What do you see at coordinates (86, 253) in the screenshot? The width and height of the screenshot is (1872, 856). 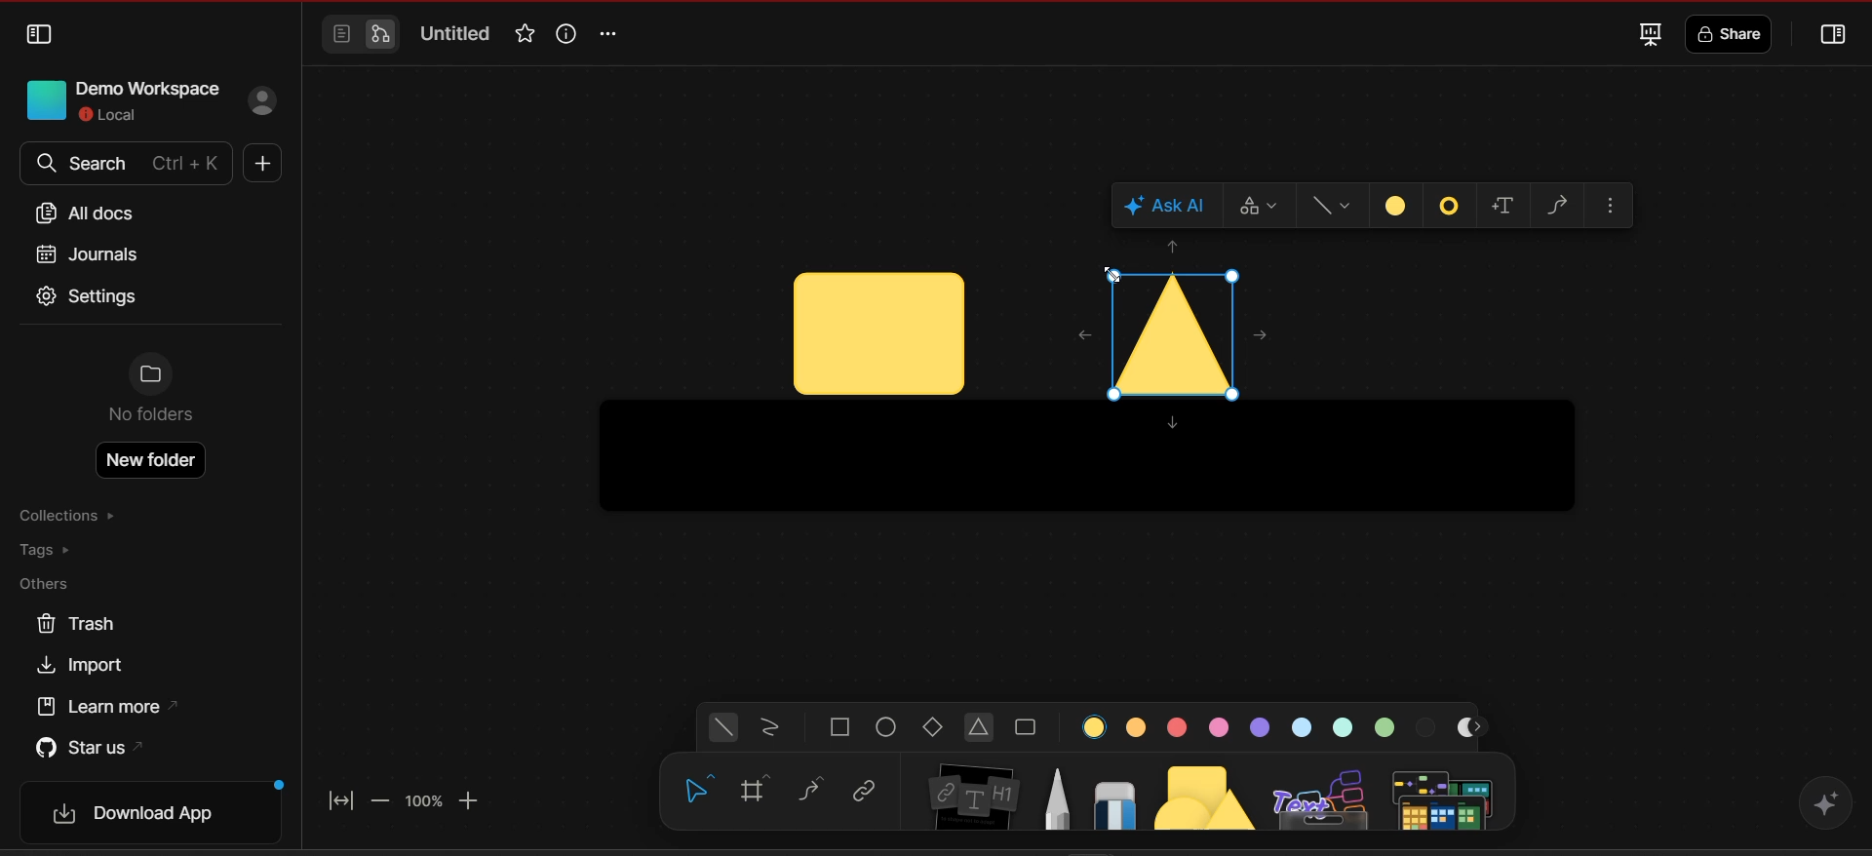 I see `journals` at bounding box center [86, 253].